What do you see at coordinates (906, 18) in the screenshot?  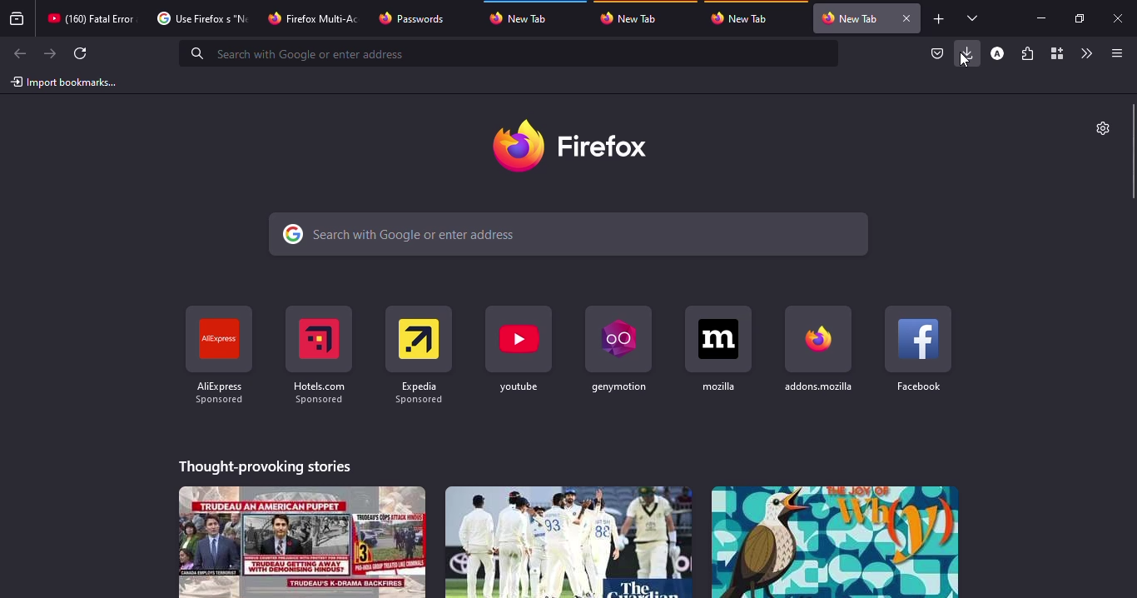 I see `close` at bounding box center [906, 18].